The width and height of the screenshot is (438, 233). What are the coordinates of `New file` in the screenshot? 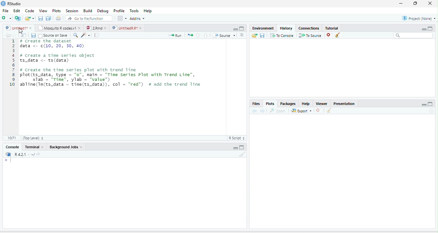 It's located at (6, 18).